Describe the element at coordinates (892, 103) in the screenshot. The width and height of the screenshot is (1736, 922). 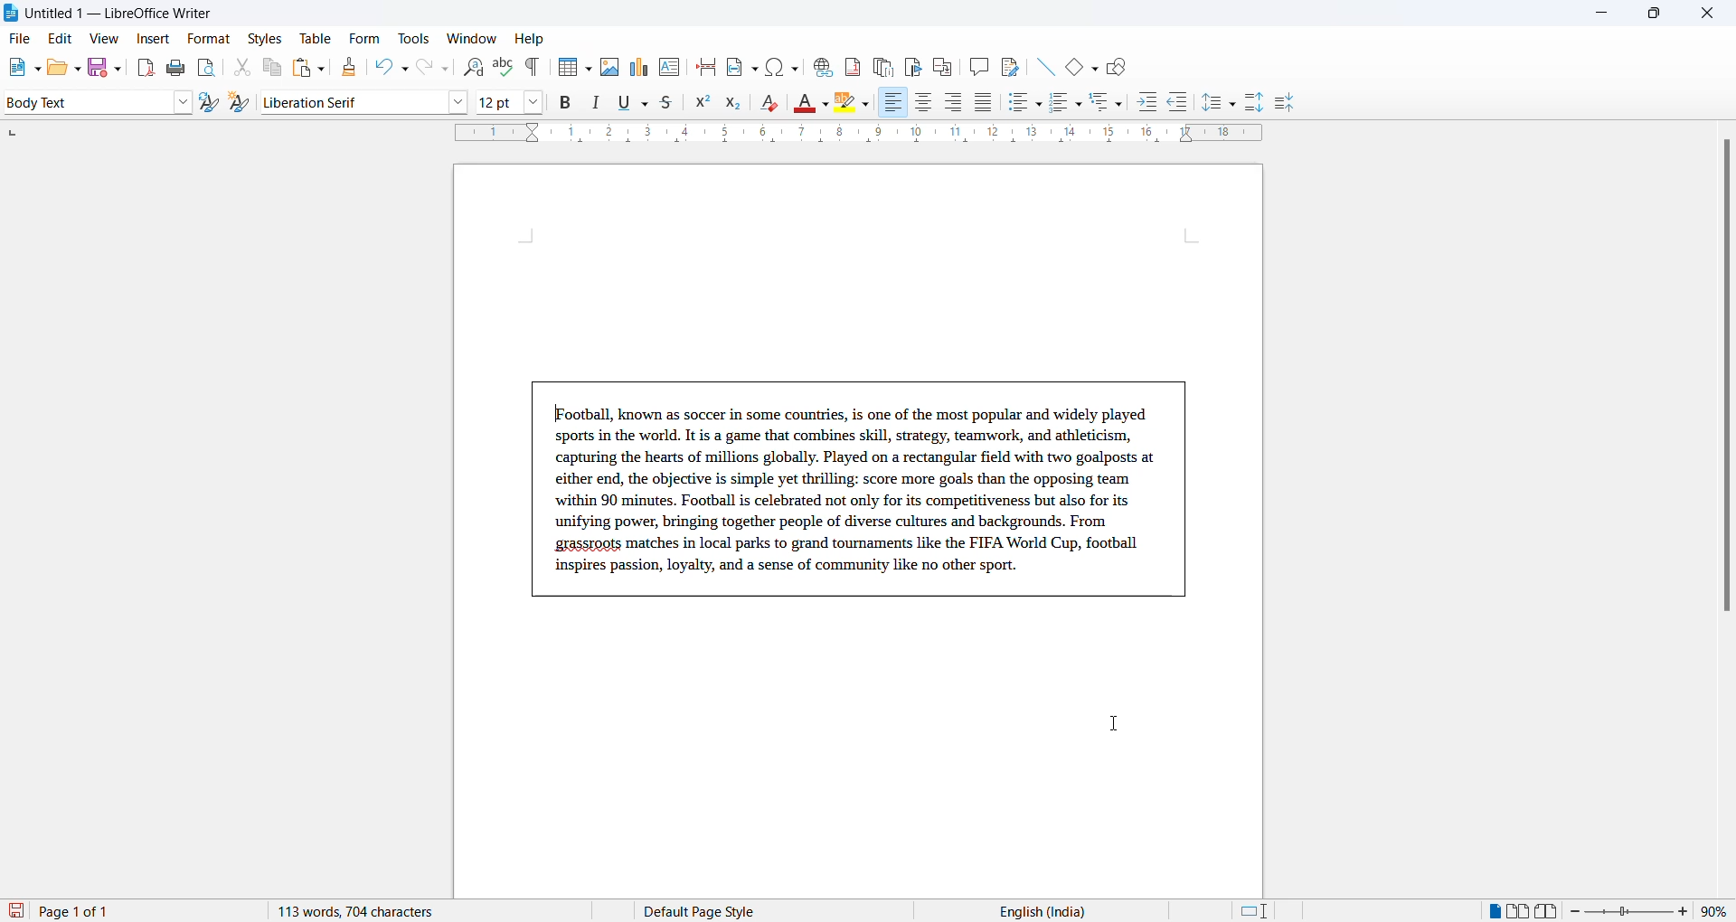
I see `text align right` at that location.